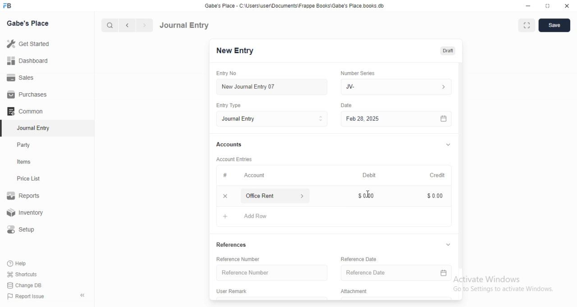 The height and width of the screenshot is (307, 577). Describe the element at coordinates (347, 105) in the screenshot. I see `Date` at that location.